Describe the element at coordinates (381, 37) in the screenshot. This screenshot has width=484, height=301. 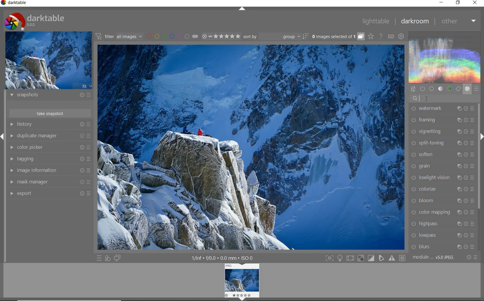
I see `enable online help` at that location.